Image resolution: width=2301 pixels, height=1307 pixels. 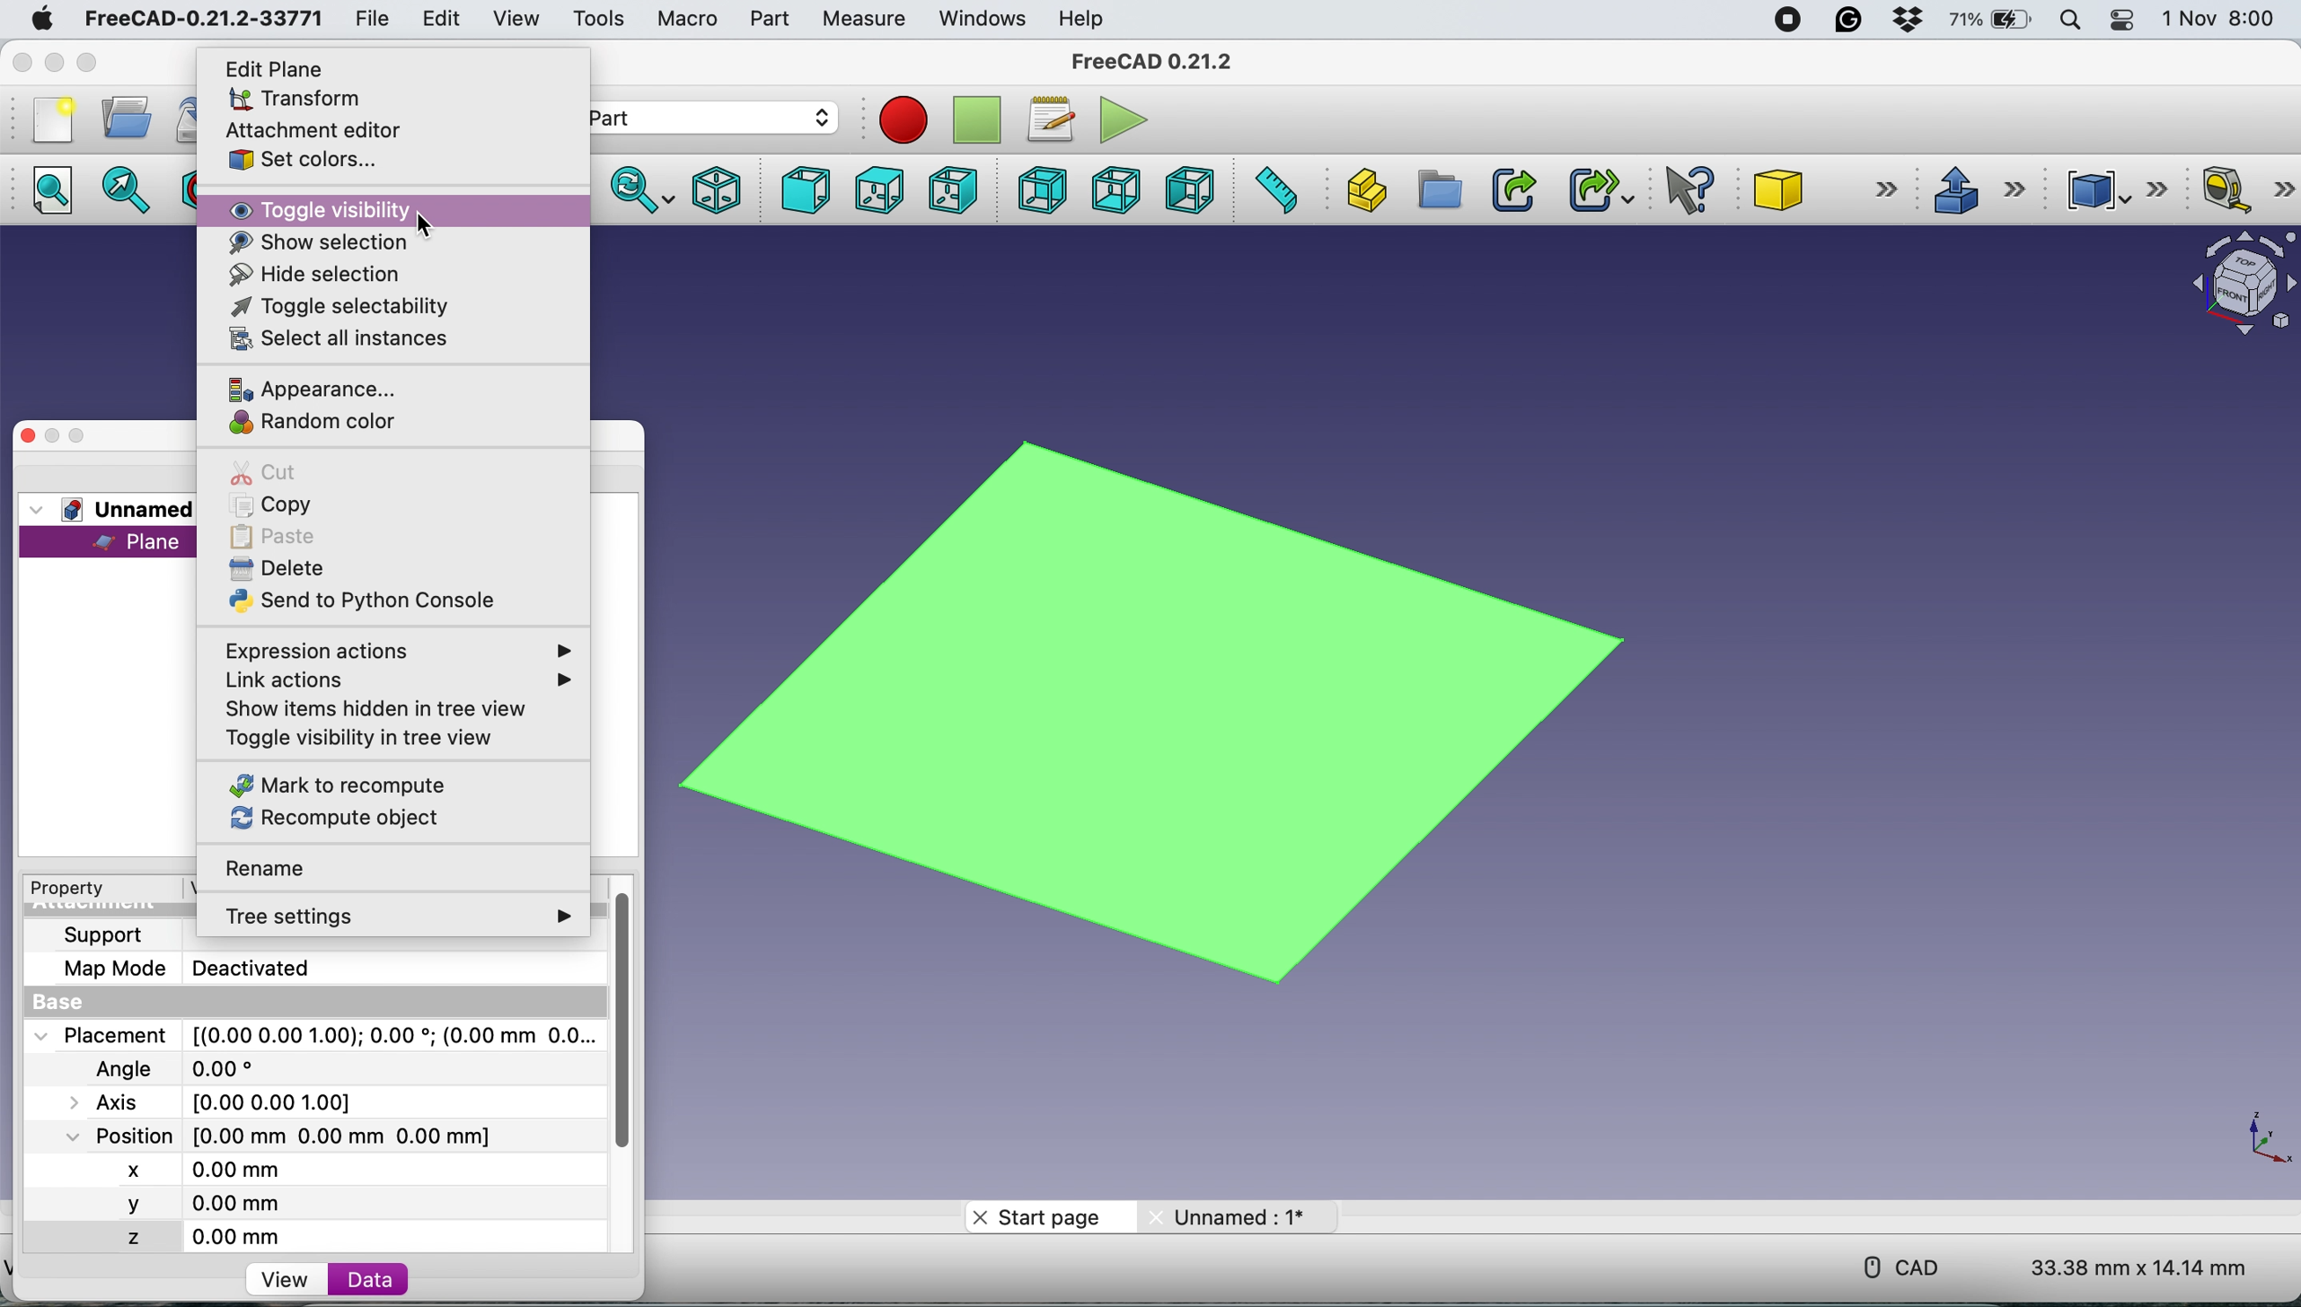 What do you see at coordinates (317, 1032) in the screenshot?
I see `Placement  [(0.00 0.00 1.00);0.00; (0.00 mm 0.0...` at bounding box center [317, 1032].